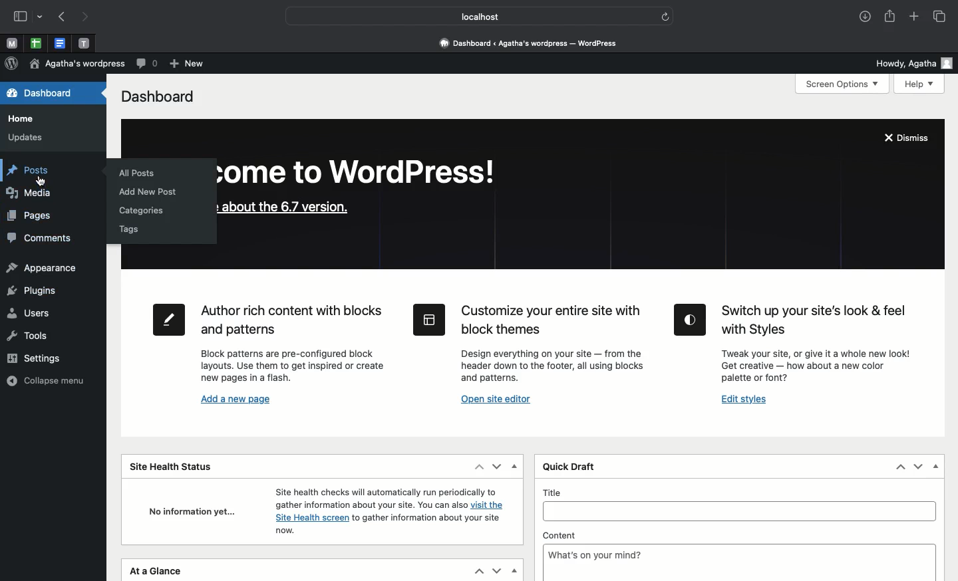 The width and height of the screenshot is (958, 581). Describe the element at coordinates (137, 173) in the screenshot. I see `All posts` at that location.